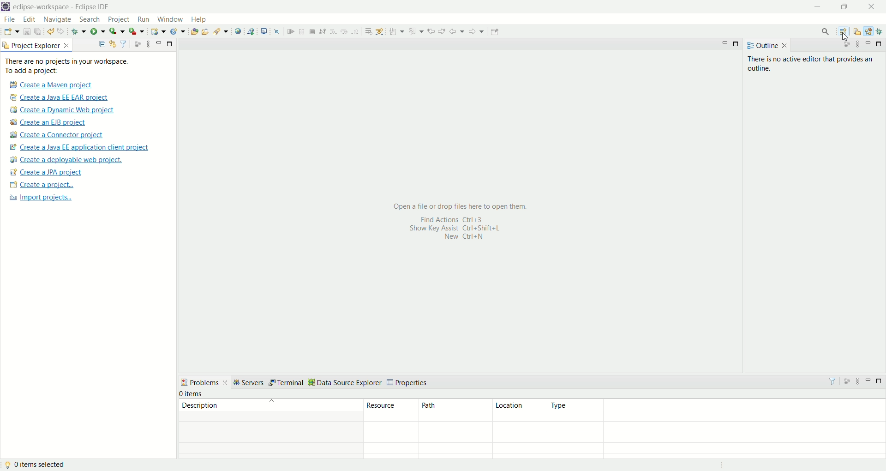 This screenshot has width=886, height=471. I want to click on window, so click(171, 19).